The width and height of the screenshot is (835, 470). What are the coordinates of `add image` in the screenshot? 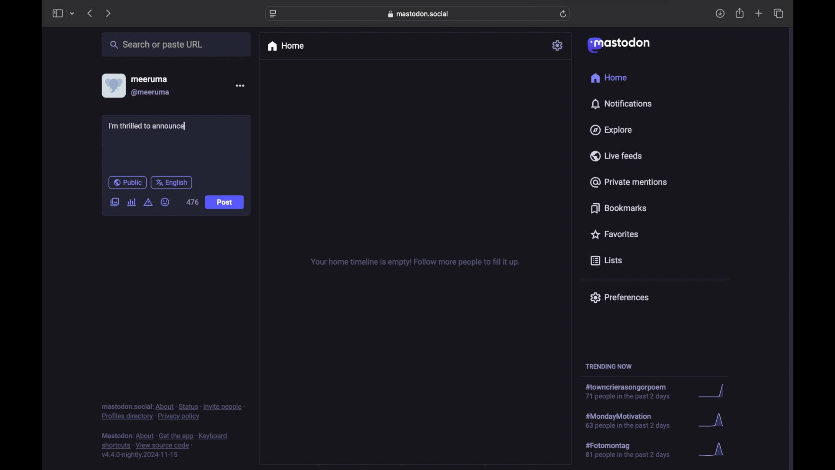 It's located at (114, 203).